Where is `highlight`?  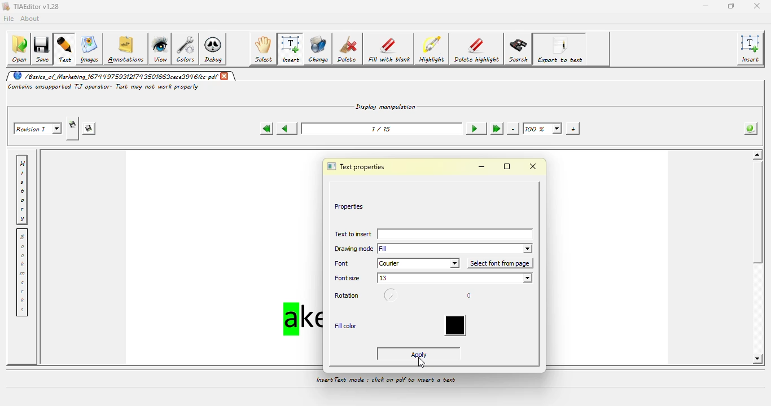 highlight is located at coordinates (433, 50).